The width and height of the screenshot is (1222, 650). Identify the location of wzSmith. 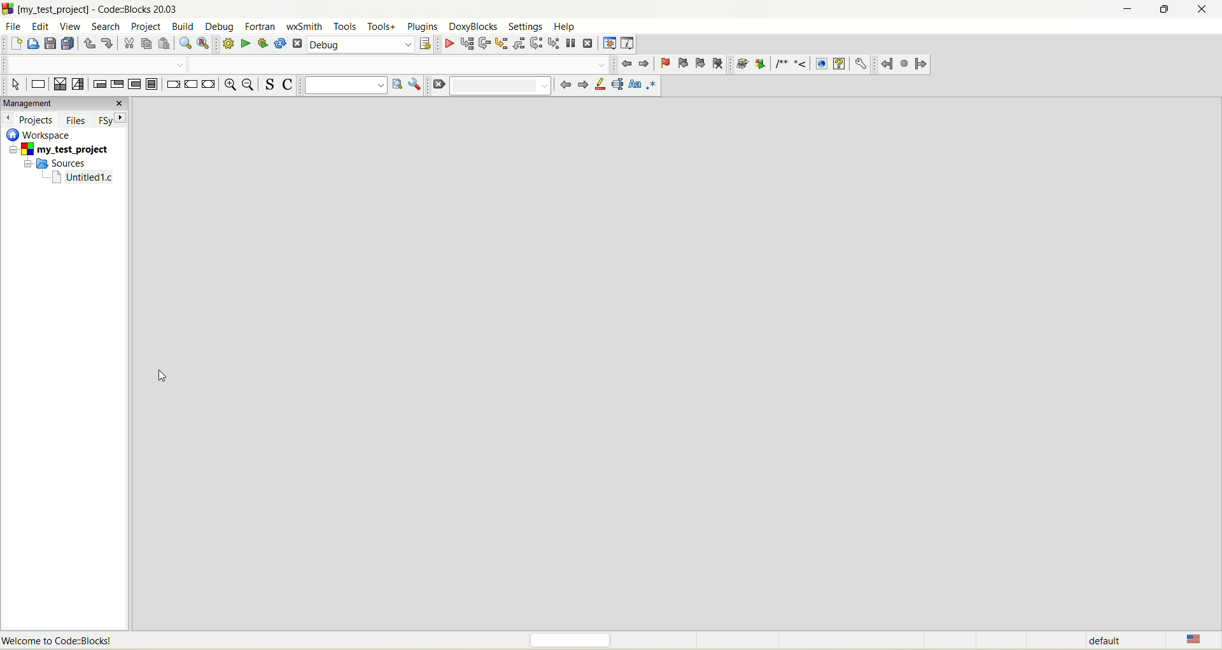
(305, 25).